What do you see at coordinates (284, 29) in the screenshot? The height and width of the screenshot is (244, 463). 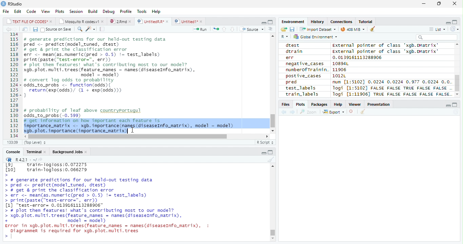 I see `Open folder` at bounding box center [284, 29].